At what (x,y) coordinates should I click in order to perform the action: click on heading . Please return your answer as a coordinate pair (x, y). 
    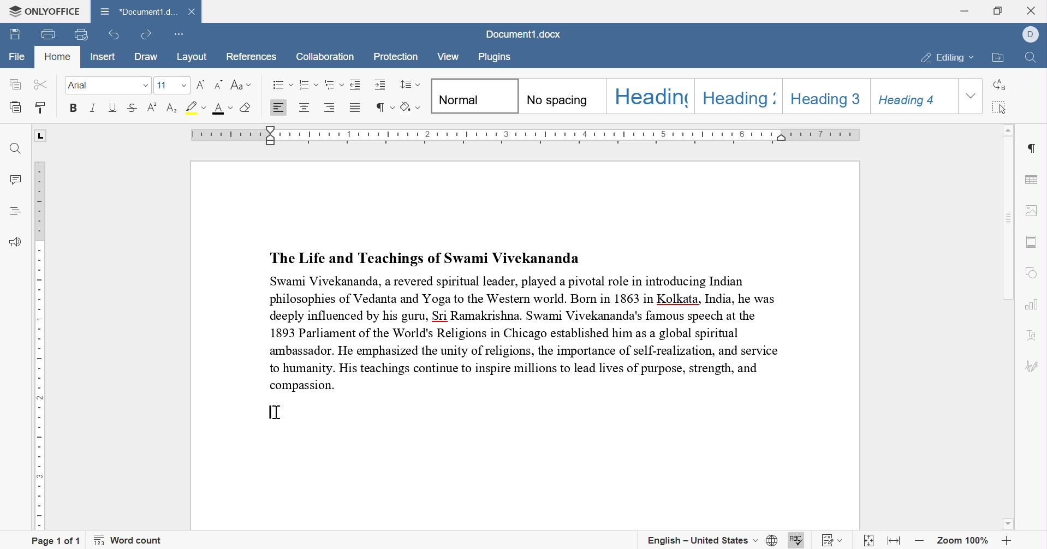
    Looking at the image, I should click on (652, 96).